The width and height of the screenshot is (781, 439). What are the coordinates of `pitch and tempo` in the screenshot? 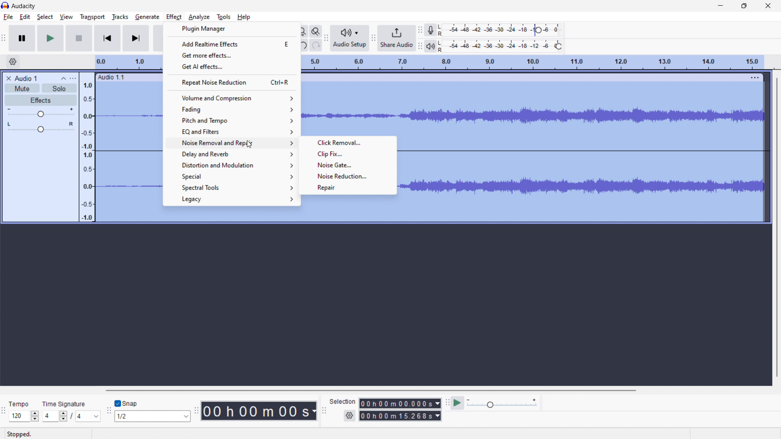 It's located at (231, 120).